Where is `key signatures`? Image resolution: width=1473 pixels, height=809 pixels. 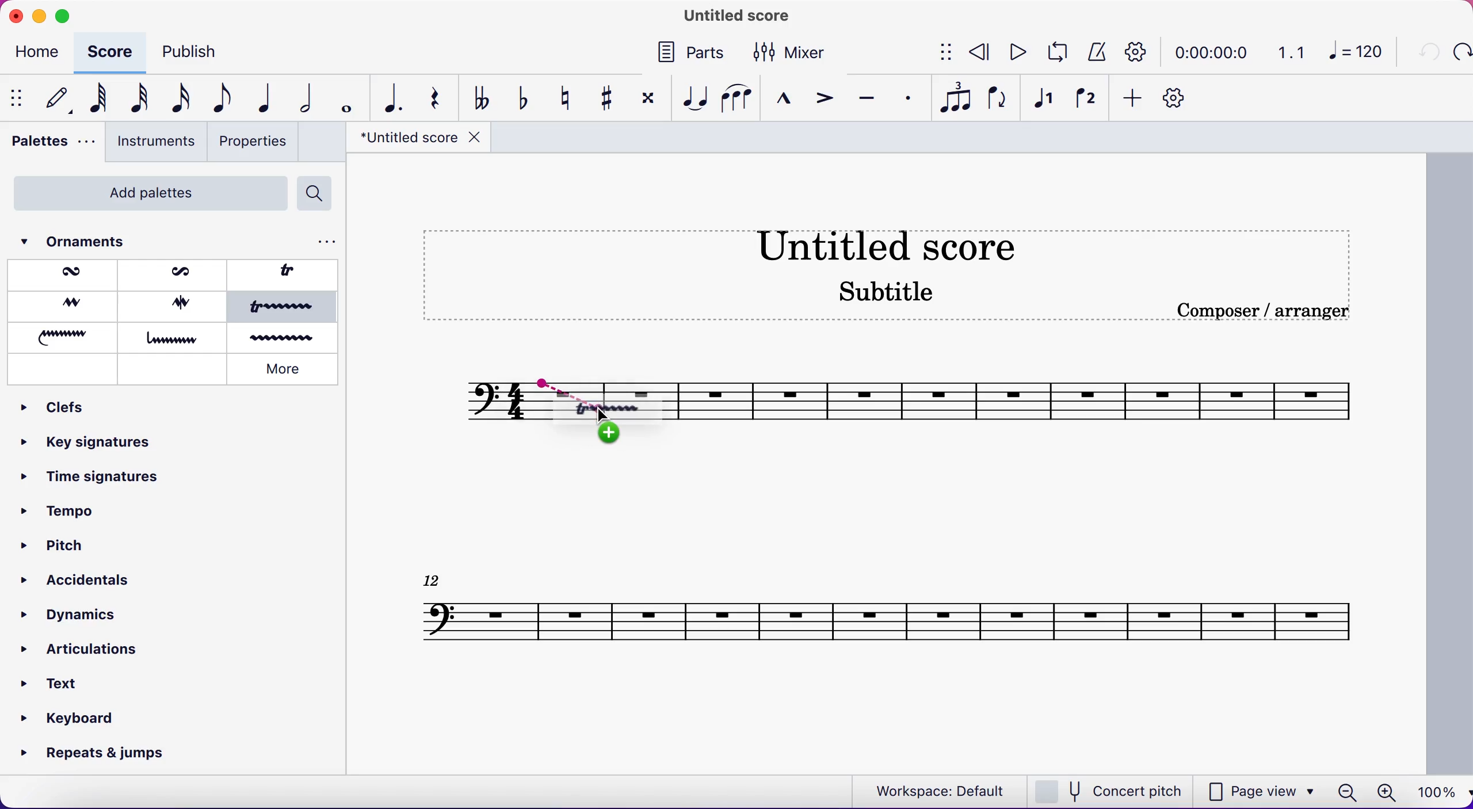 key signatures is located at coordinates (87, 447).